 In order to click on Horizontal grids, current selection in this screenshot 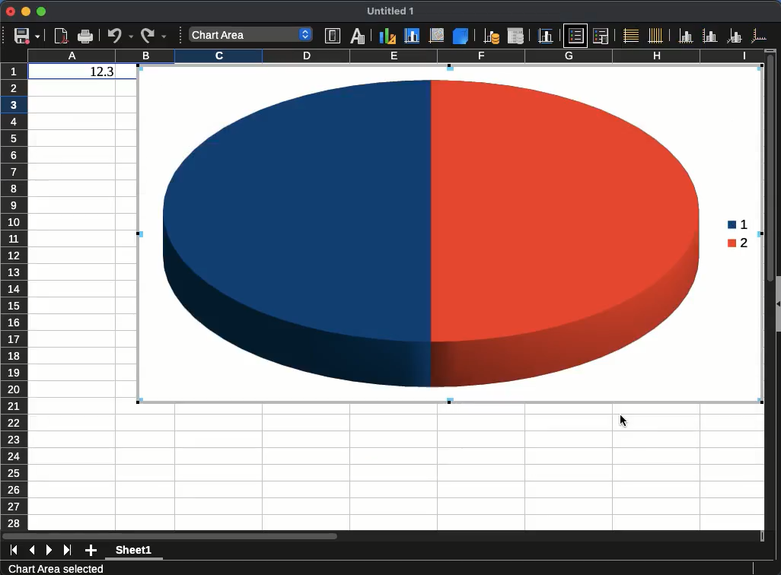, I will do `click(630, 35)`.